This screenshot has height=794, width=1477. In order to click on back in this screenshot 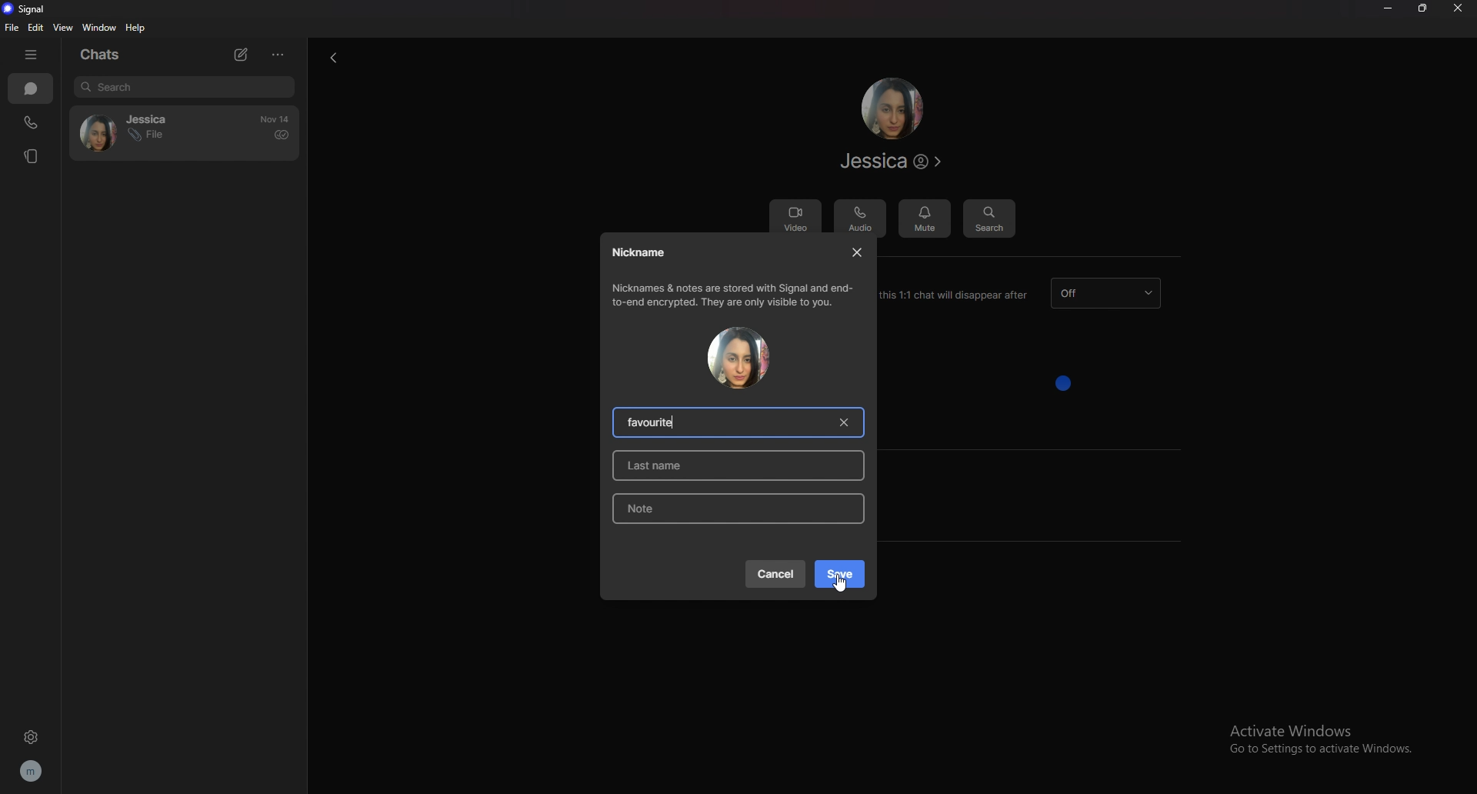, I will do `click(333, 57)`.